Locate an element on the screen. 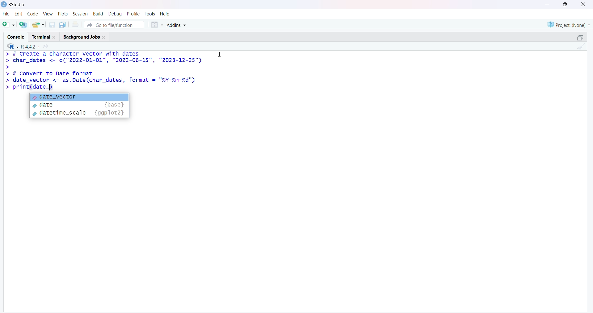 This screenshot has height=313, width=593. Tools is located at coordinates (150, 14).